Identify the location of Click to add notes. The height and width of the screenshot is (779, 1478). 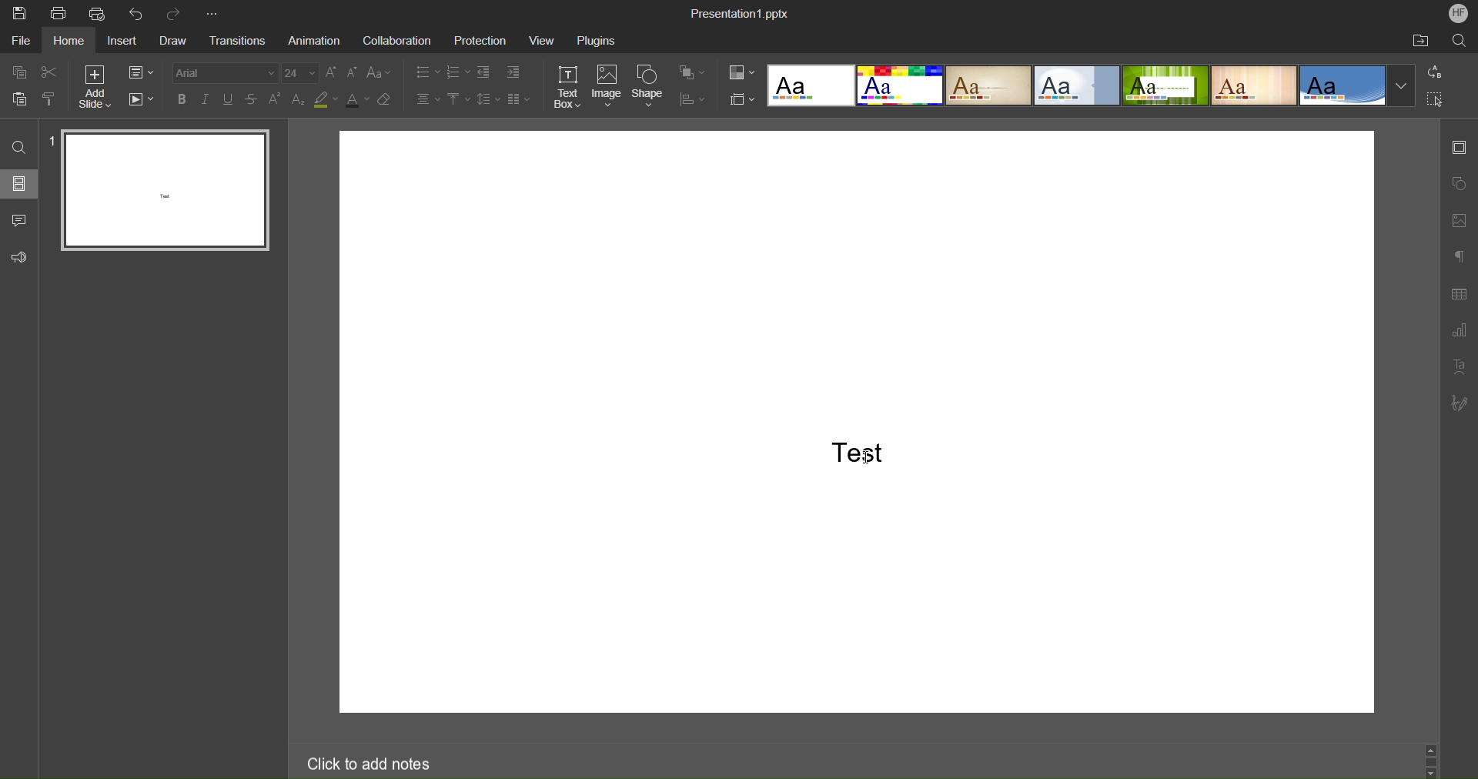
(423, 761).